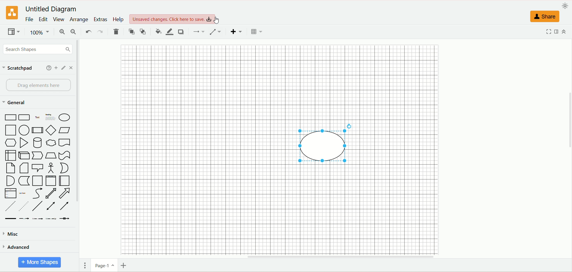 This screenshot has width=572, height=272. What do you see at coordinates (10, 181) in the screenshot?
I see `and` at bounding box center [10, 181].